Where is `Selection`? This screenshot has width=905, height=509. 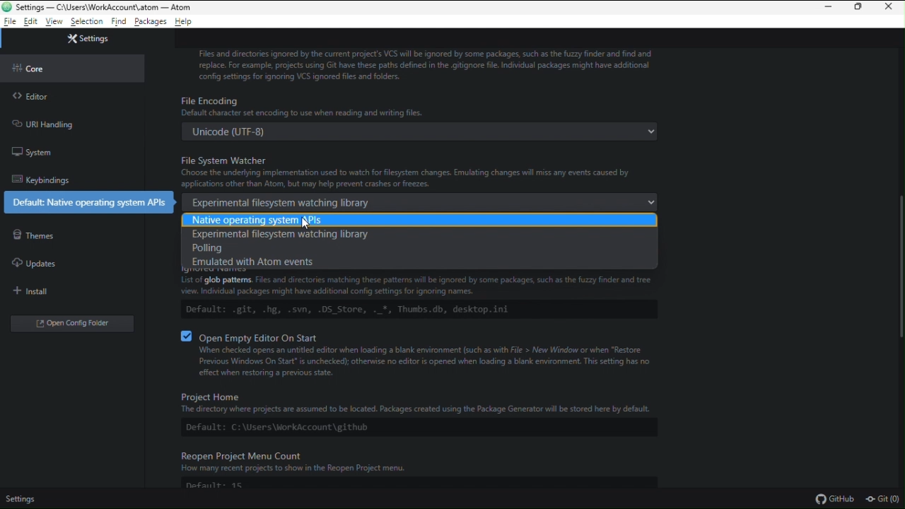 Selection is located at coordinates (87, 23).